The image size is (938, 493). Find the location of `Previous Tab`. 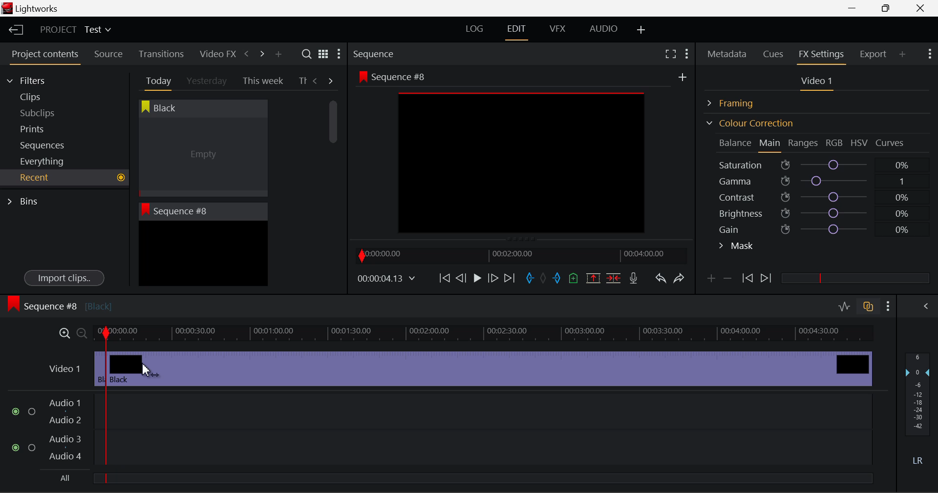

Previous Tab is located at coordinates (317, 81).